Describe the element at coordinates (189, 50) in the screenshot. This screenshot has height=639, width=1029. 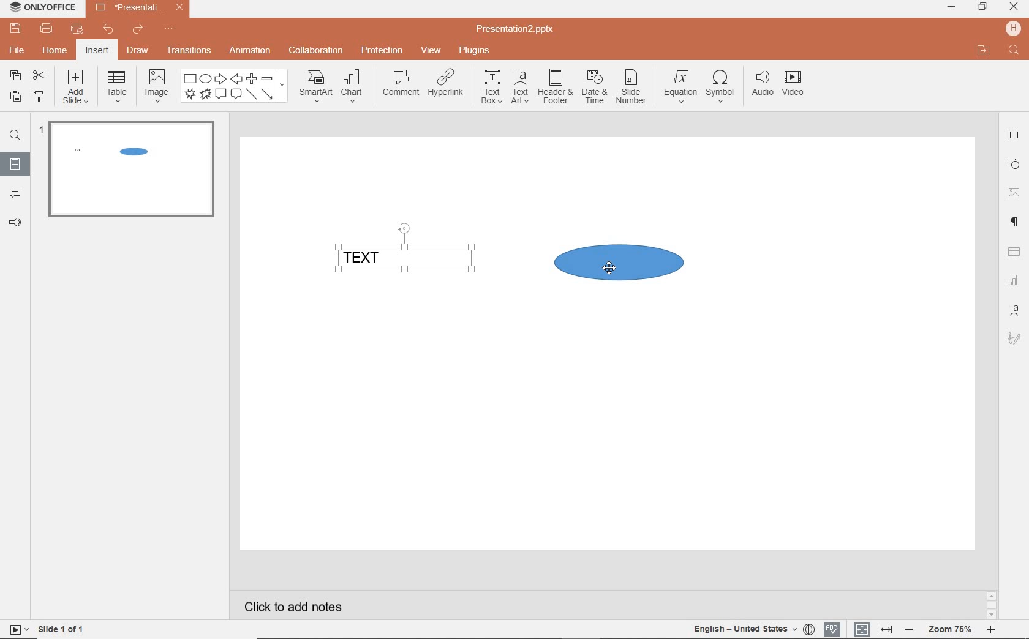
I see `transitions` at that location.